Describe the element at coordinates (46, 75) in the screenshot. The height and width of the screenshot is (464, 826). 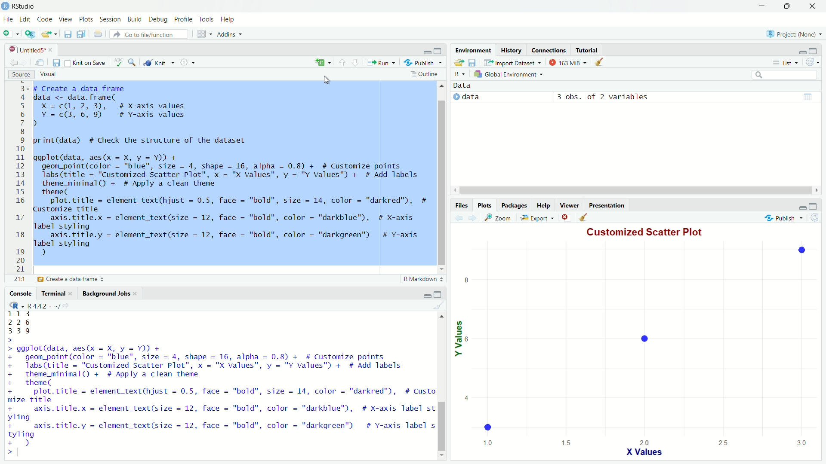
I see `Visual` at that location.